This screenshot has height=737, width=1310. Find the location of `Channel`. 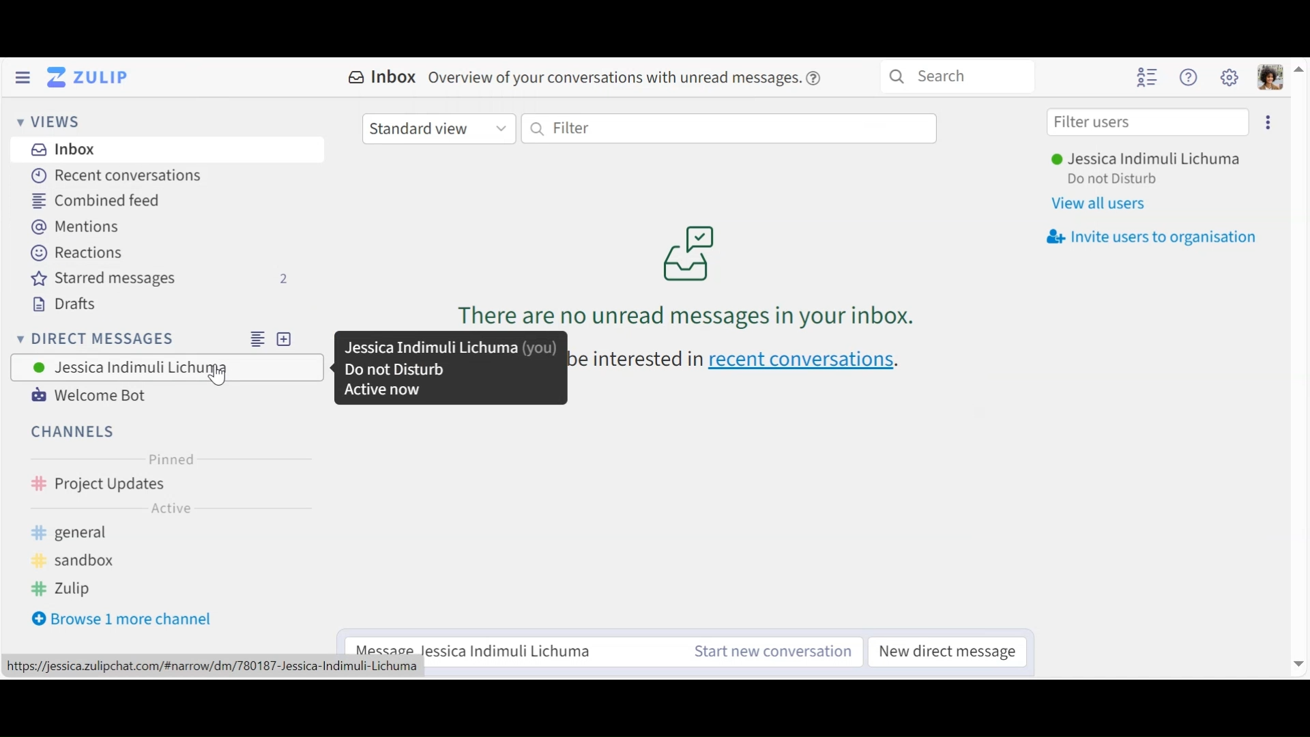

Channel is located at coordinates (74, 431).